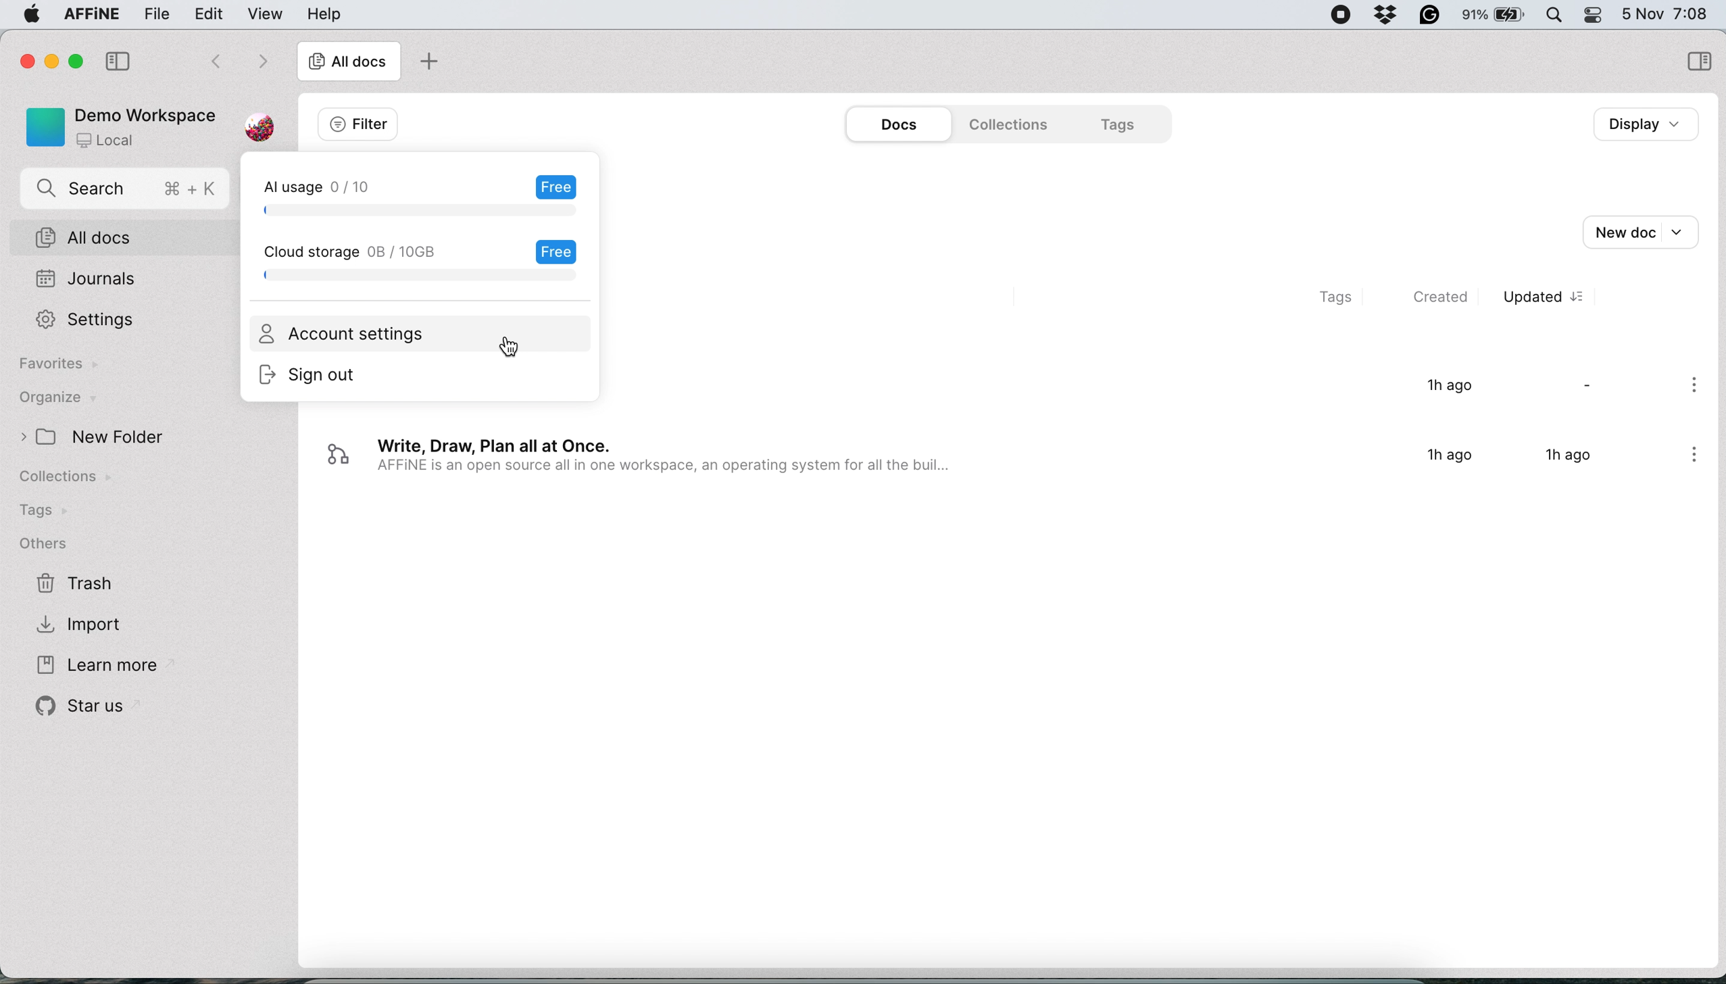  I want to click on collections, so click(1013, 124).